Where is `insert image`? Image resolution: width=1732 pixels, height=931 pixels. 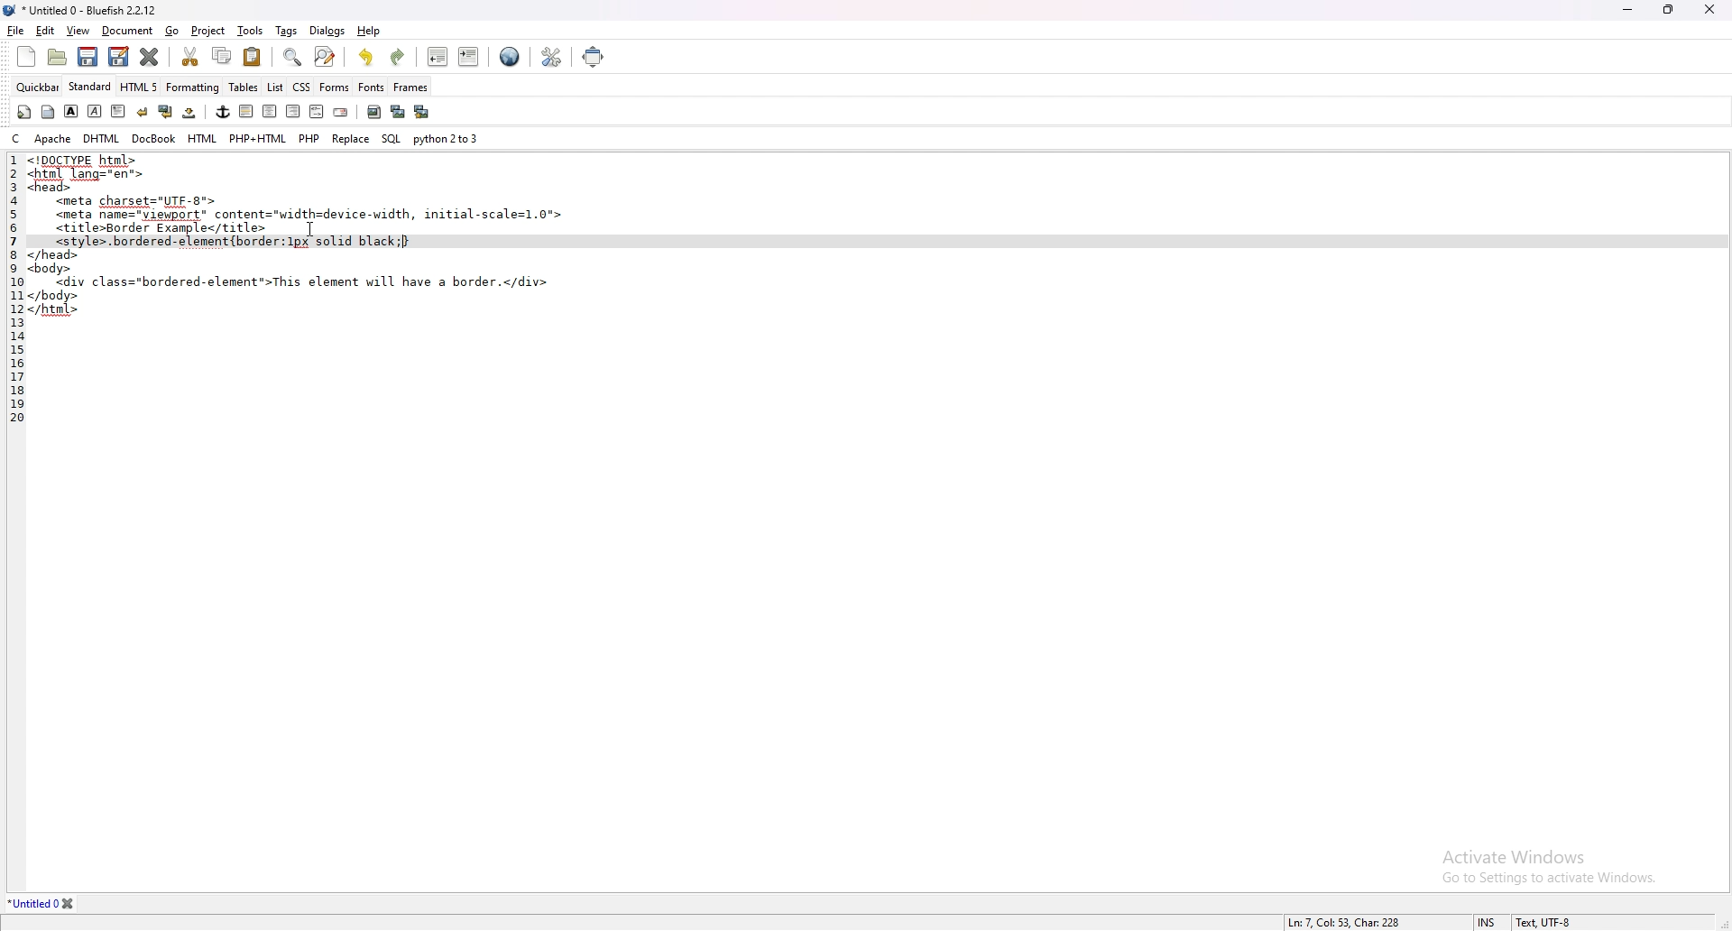 insert image is located at coordinates (374, 112).